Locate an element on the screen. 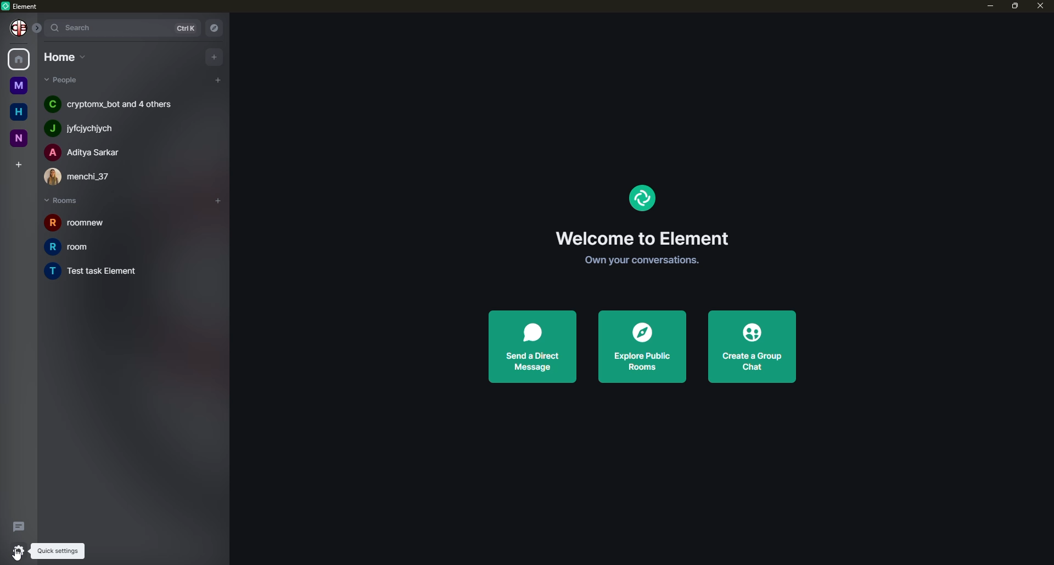  navigator is located at coordinates (213, 26).